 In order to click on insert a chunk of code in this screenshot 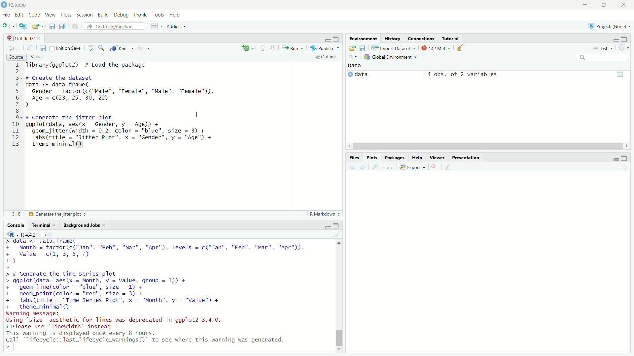, I will do `click(248, 47)`.